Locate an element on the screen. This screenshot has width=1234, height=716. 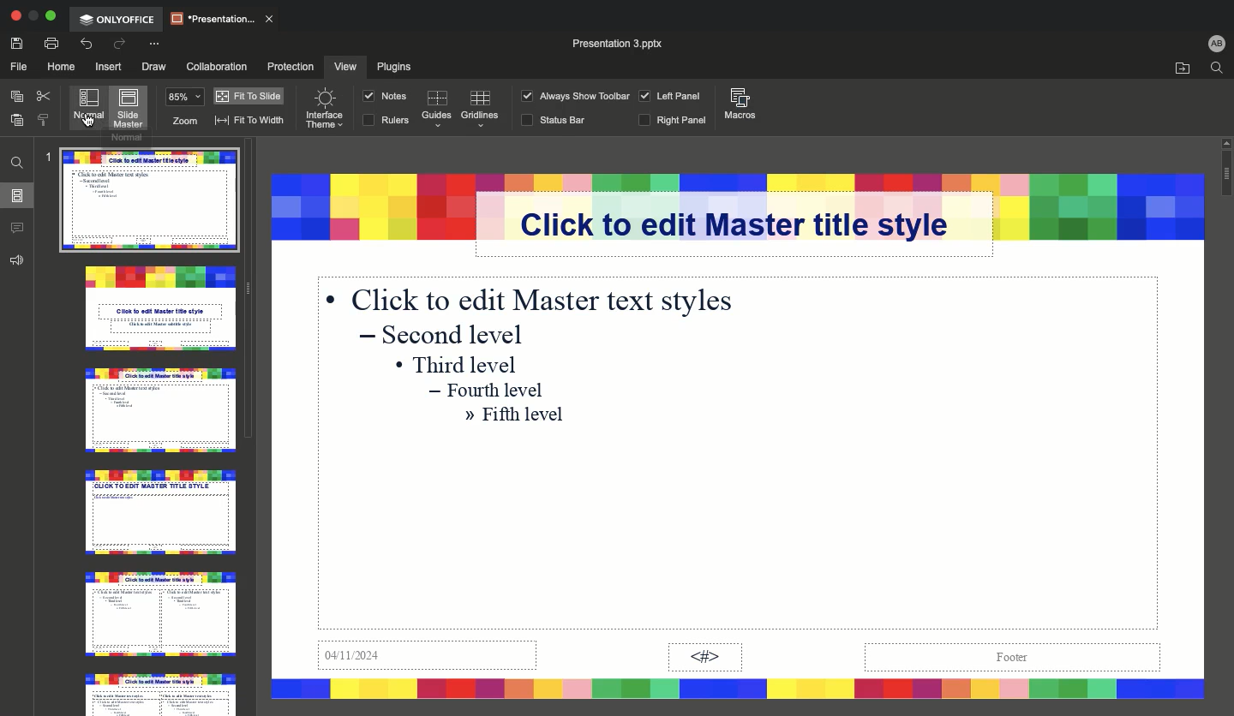
Home is located at coordinates (59, 67).